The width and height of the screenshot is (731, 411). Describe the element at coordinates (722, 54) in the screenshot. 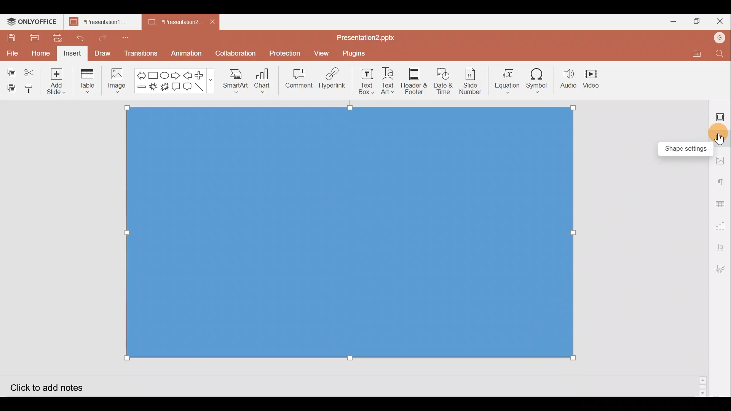

I see `Find` at that location.